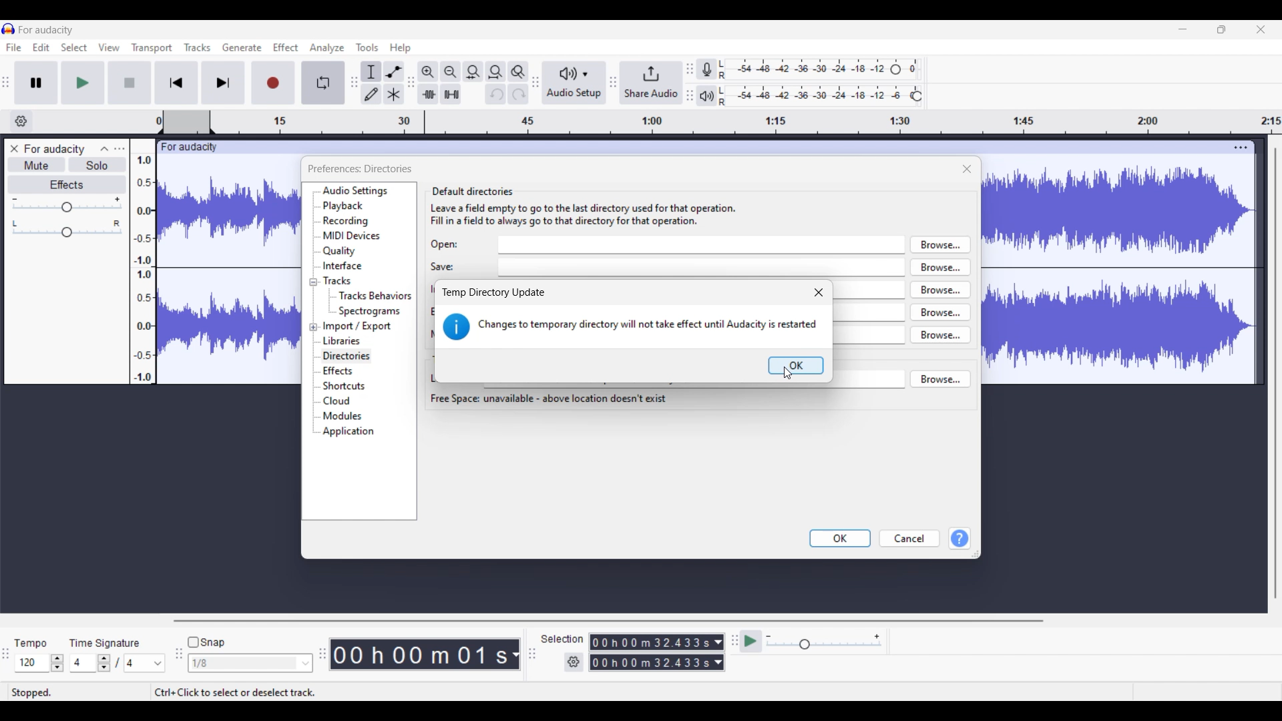  Describe the element at coordinates (917, 96) in the screenshot. I see `Header to change playback level` at that location.